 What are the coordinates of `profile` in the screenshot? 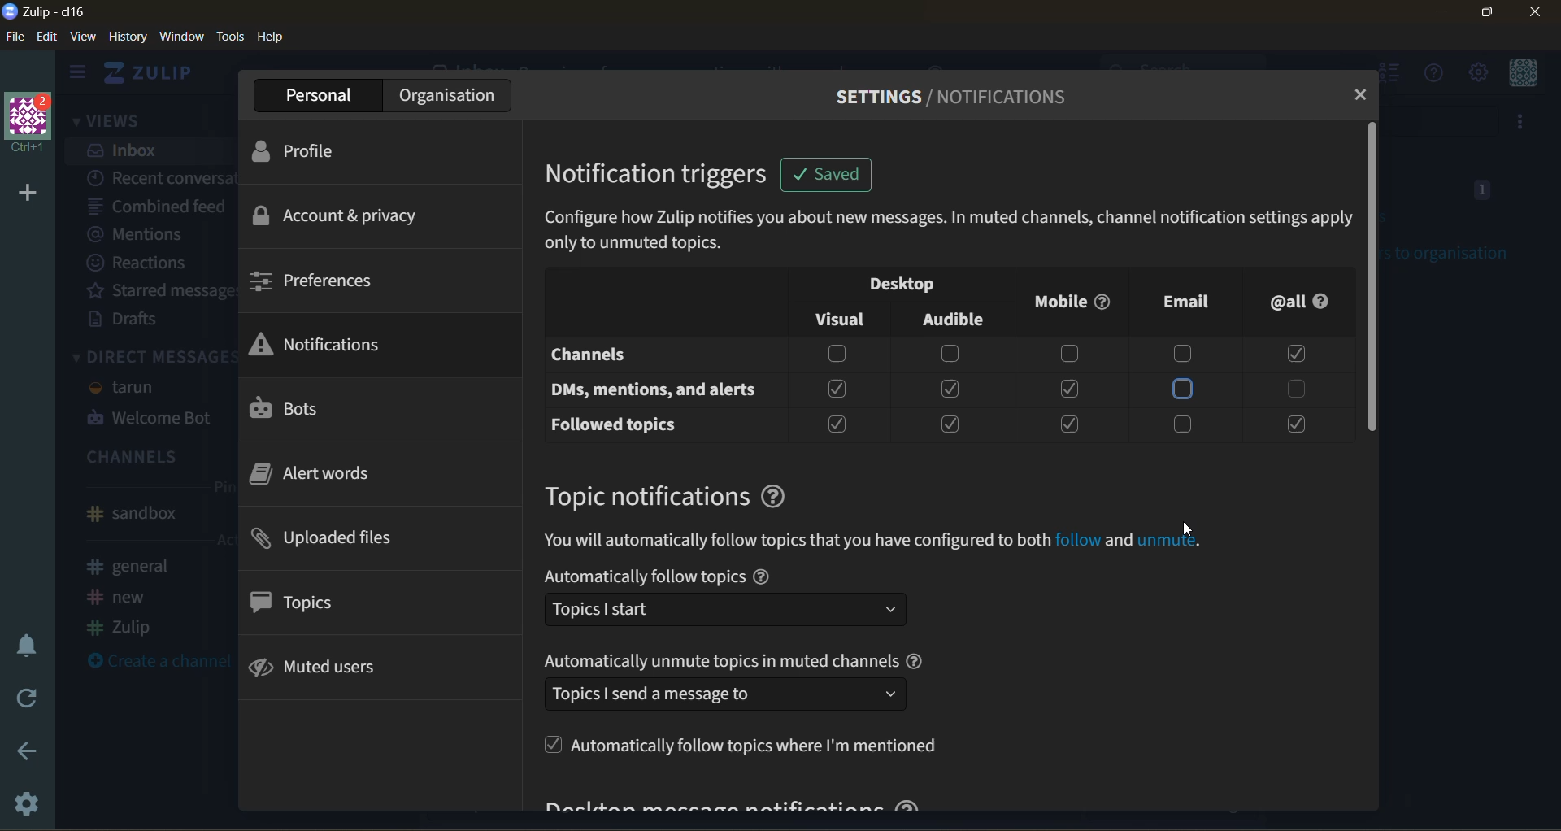 It's located at (327, 155).